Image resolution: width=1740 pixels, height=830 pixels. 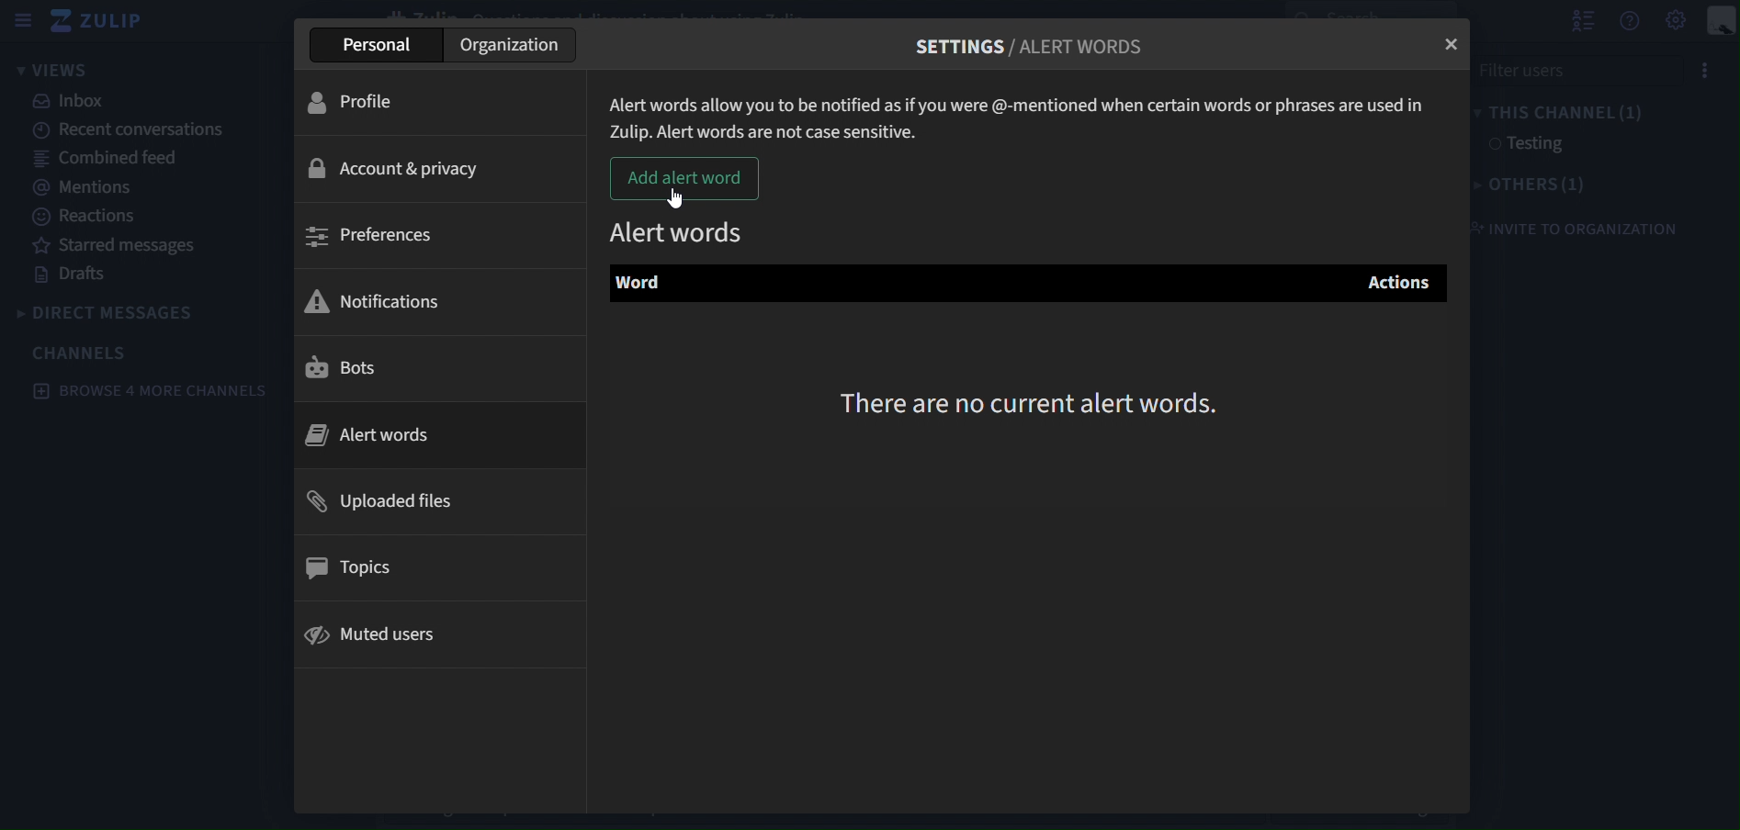 What do you see at coordinates (373, 43) in the screenshot?
I see `personal` at bounding box center [373, 43].